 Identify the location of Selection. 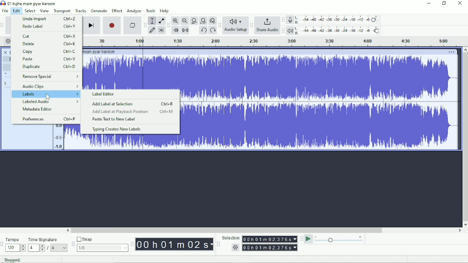
(260, 243).